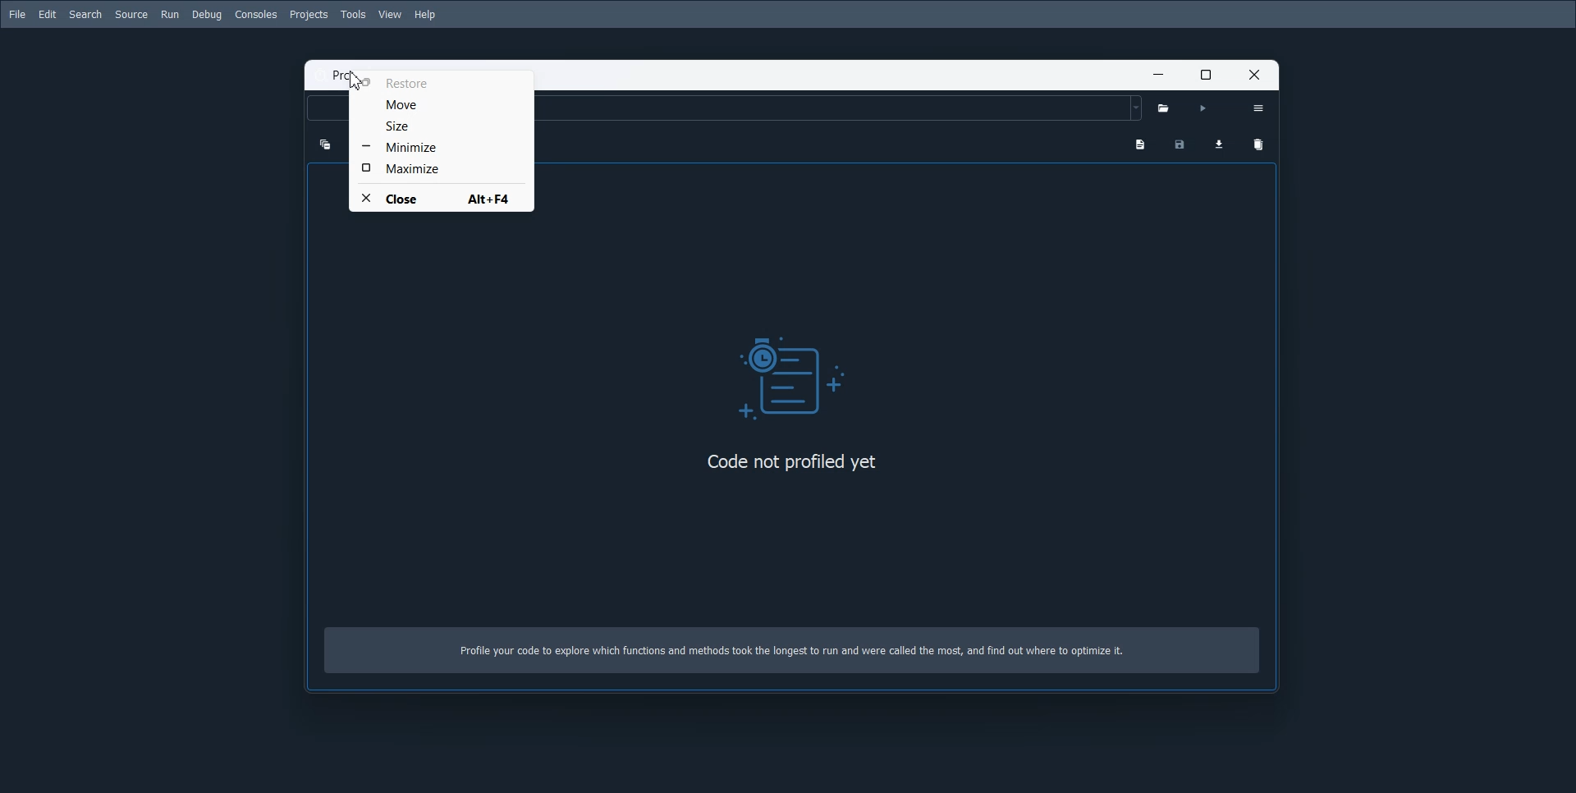 The height and width of the screenshot is (793, 1576). What do you see at coordinates (425, 15) in the screenshot?
I see `Help` at bounding box center [425, 15].